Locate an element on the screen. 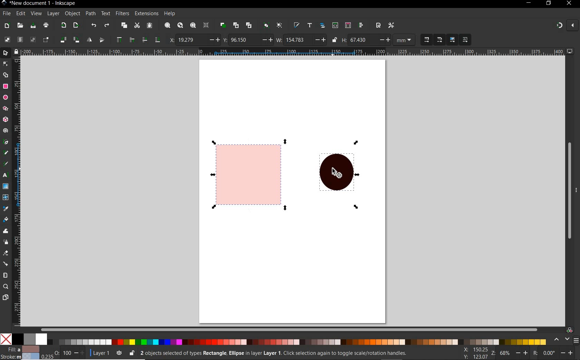 The height and width of the screenshot is (360, 580). extensions is located at coordinates (146, 13).